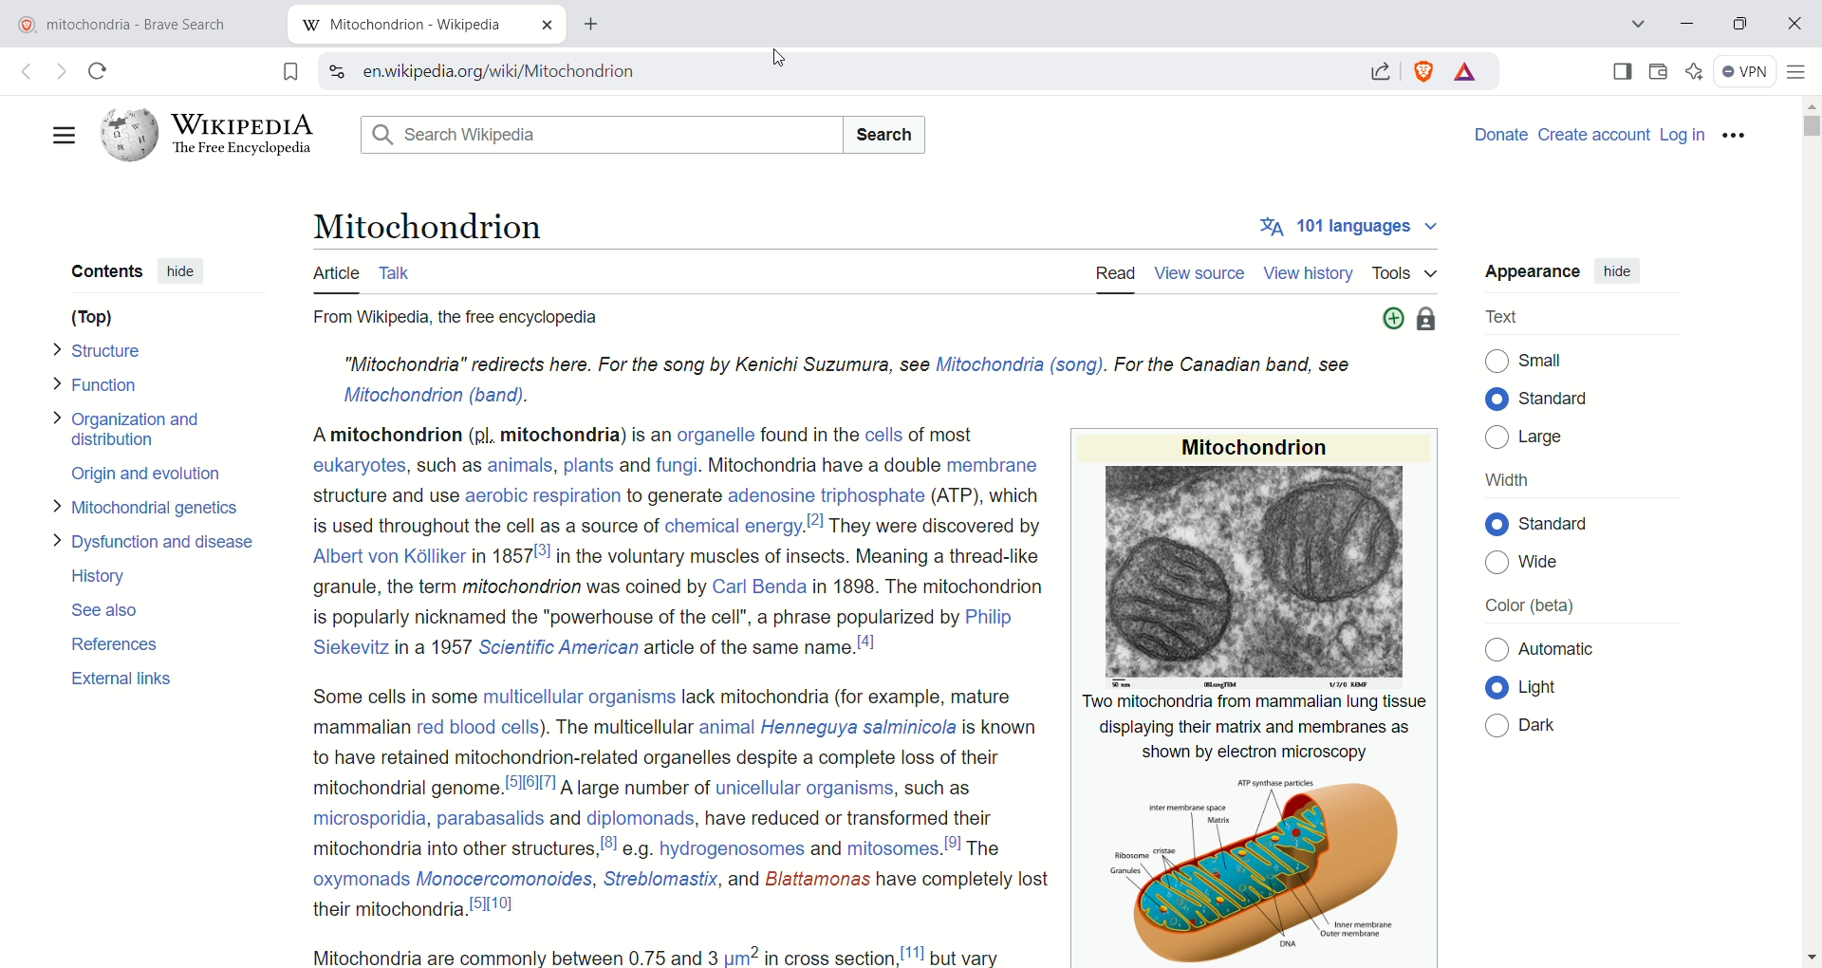  I want to click on Large, so click(1553, 437).